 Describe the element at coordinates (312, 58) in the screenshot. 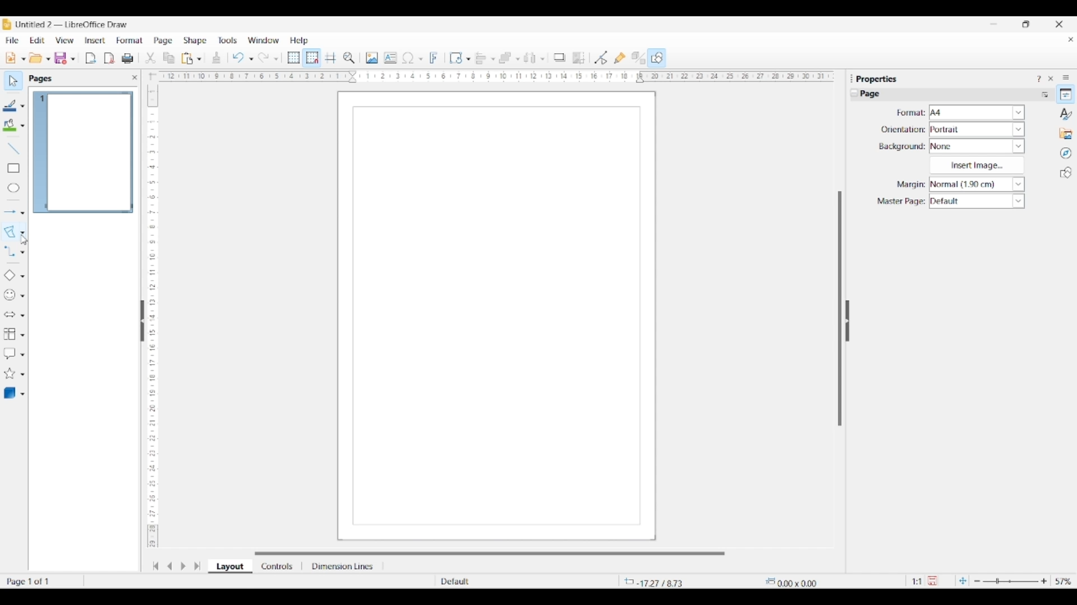

I see `Snap to grid` at that location.